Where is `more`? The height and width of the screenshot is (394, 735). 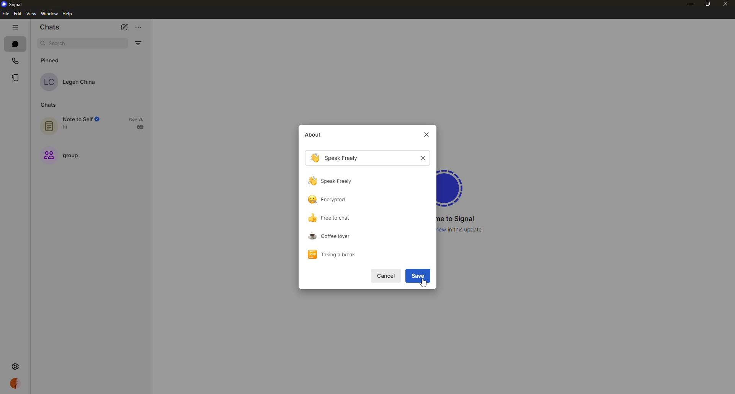
more is located at coordinates (139, 25).